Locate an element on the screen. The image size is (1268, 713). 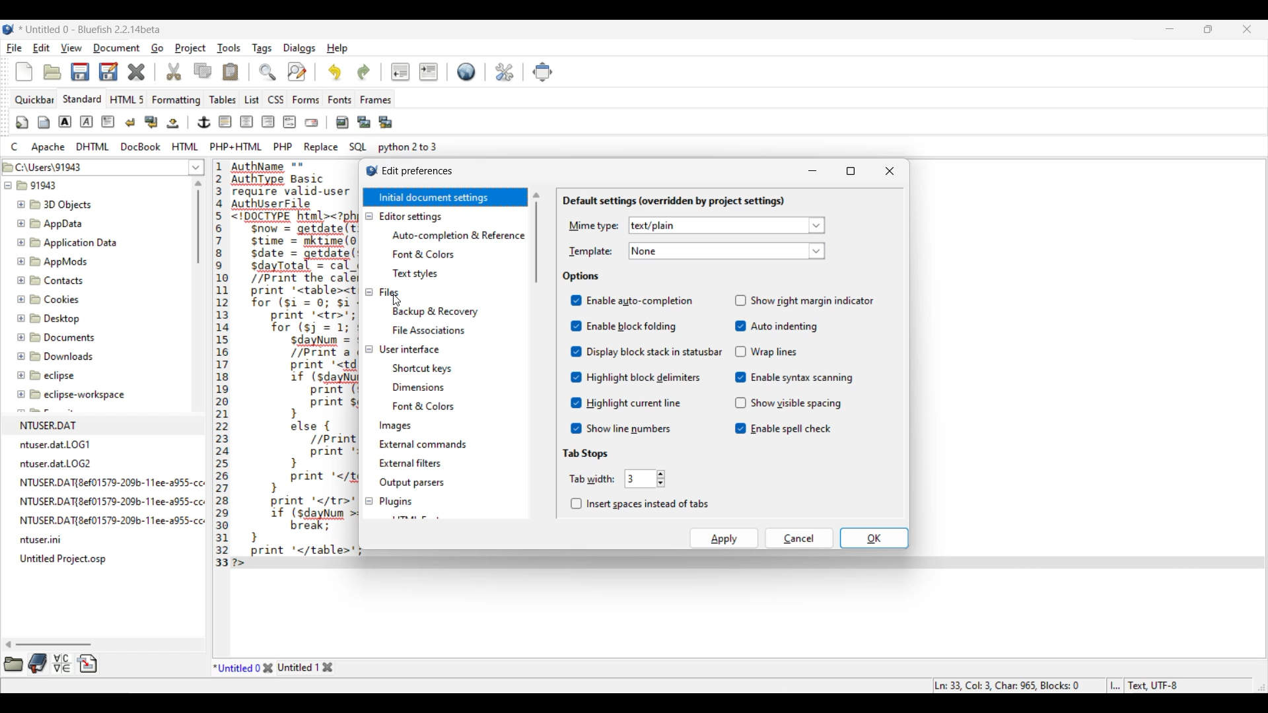
Input width is located at coordinates (640, 479).